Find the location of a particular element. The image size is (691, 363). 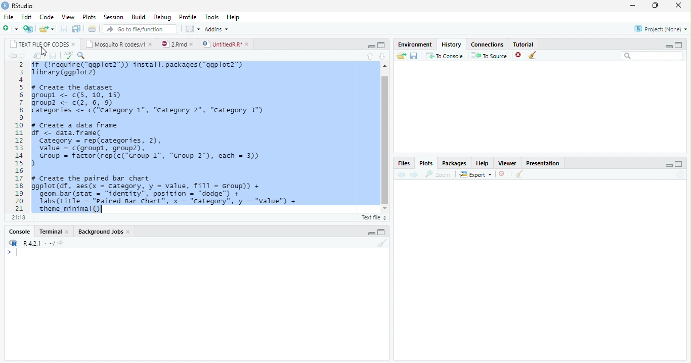

minimize is located at coordinates (371, 46).